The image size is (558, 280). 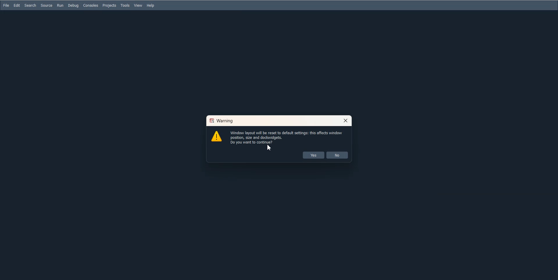 What do you see at coordinates (60, 5) in the screenshot?
I see `RUN` at bounding box center [60, 5].